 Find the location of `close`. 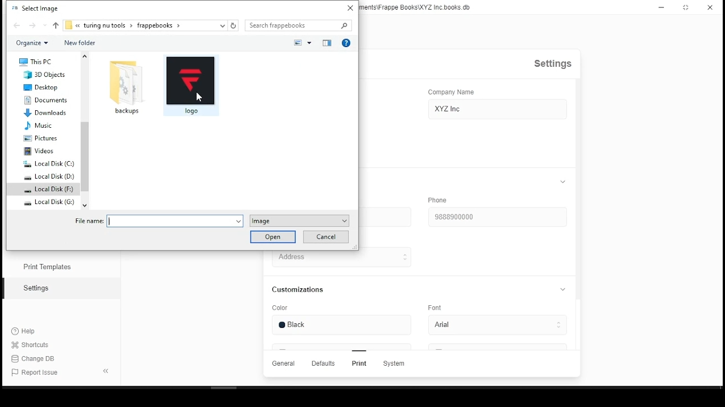

close is located at coordinates (350, 7).